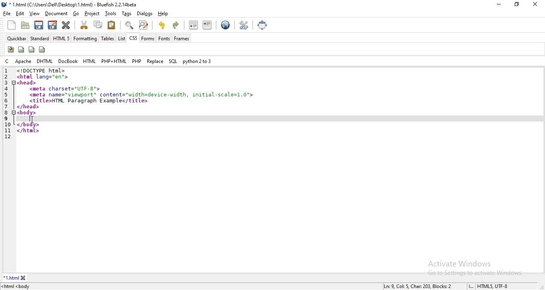  I want to click on list, so click(121, 38).